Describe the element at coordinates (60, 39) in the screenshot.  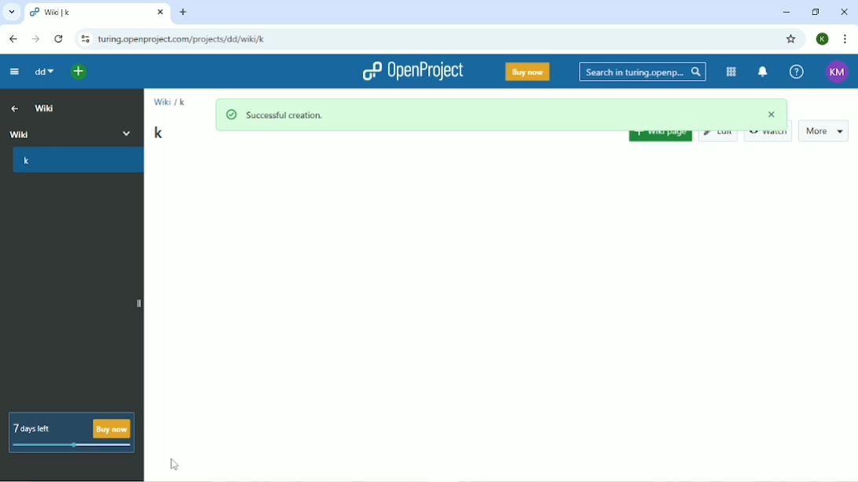
I see `Reload this page` at that location.